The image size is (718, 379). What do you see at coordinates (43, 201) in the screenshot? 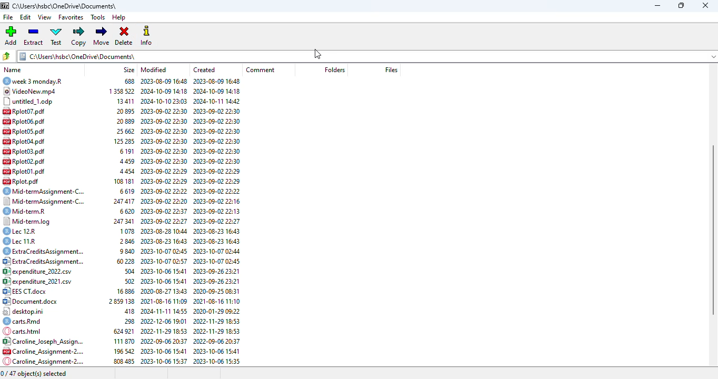
I see ` Mid-termAssignment-C...` at bounding box center [43, 201].